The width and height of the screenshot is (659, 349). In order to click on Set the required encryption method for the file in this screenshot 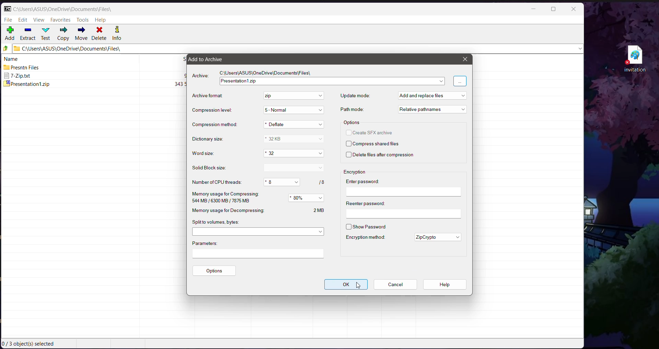, I will do `click(438, 237)`.